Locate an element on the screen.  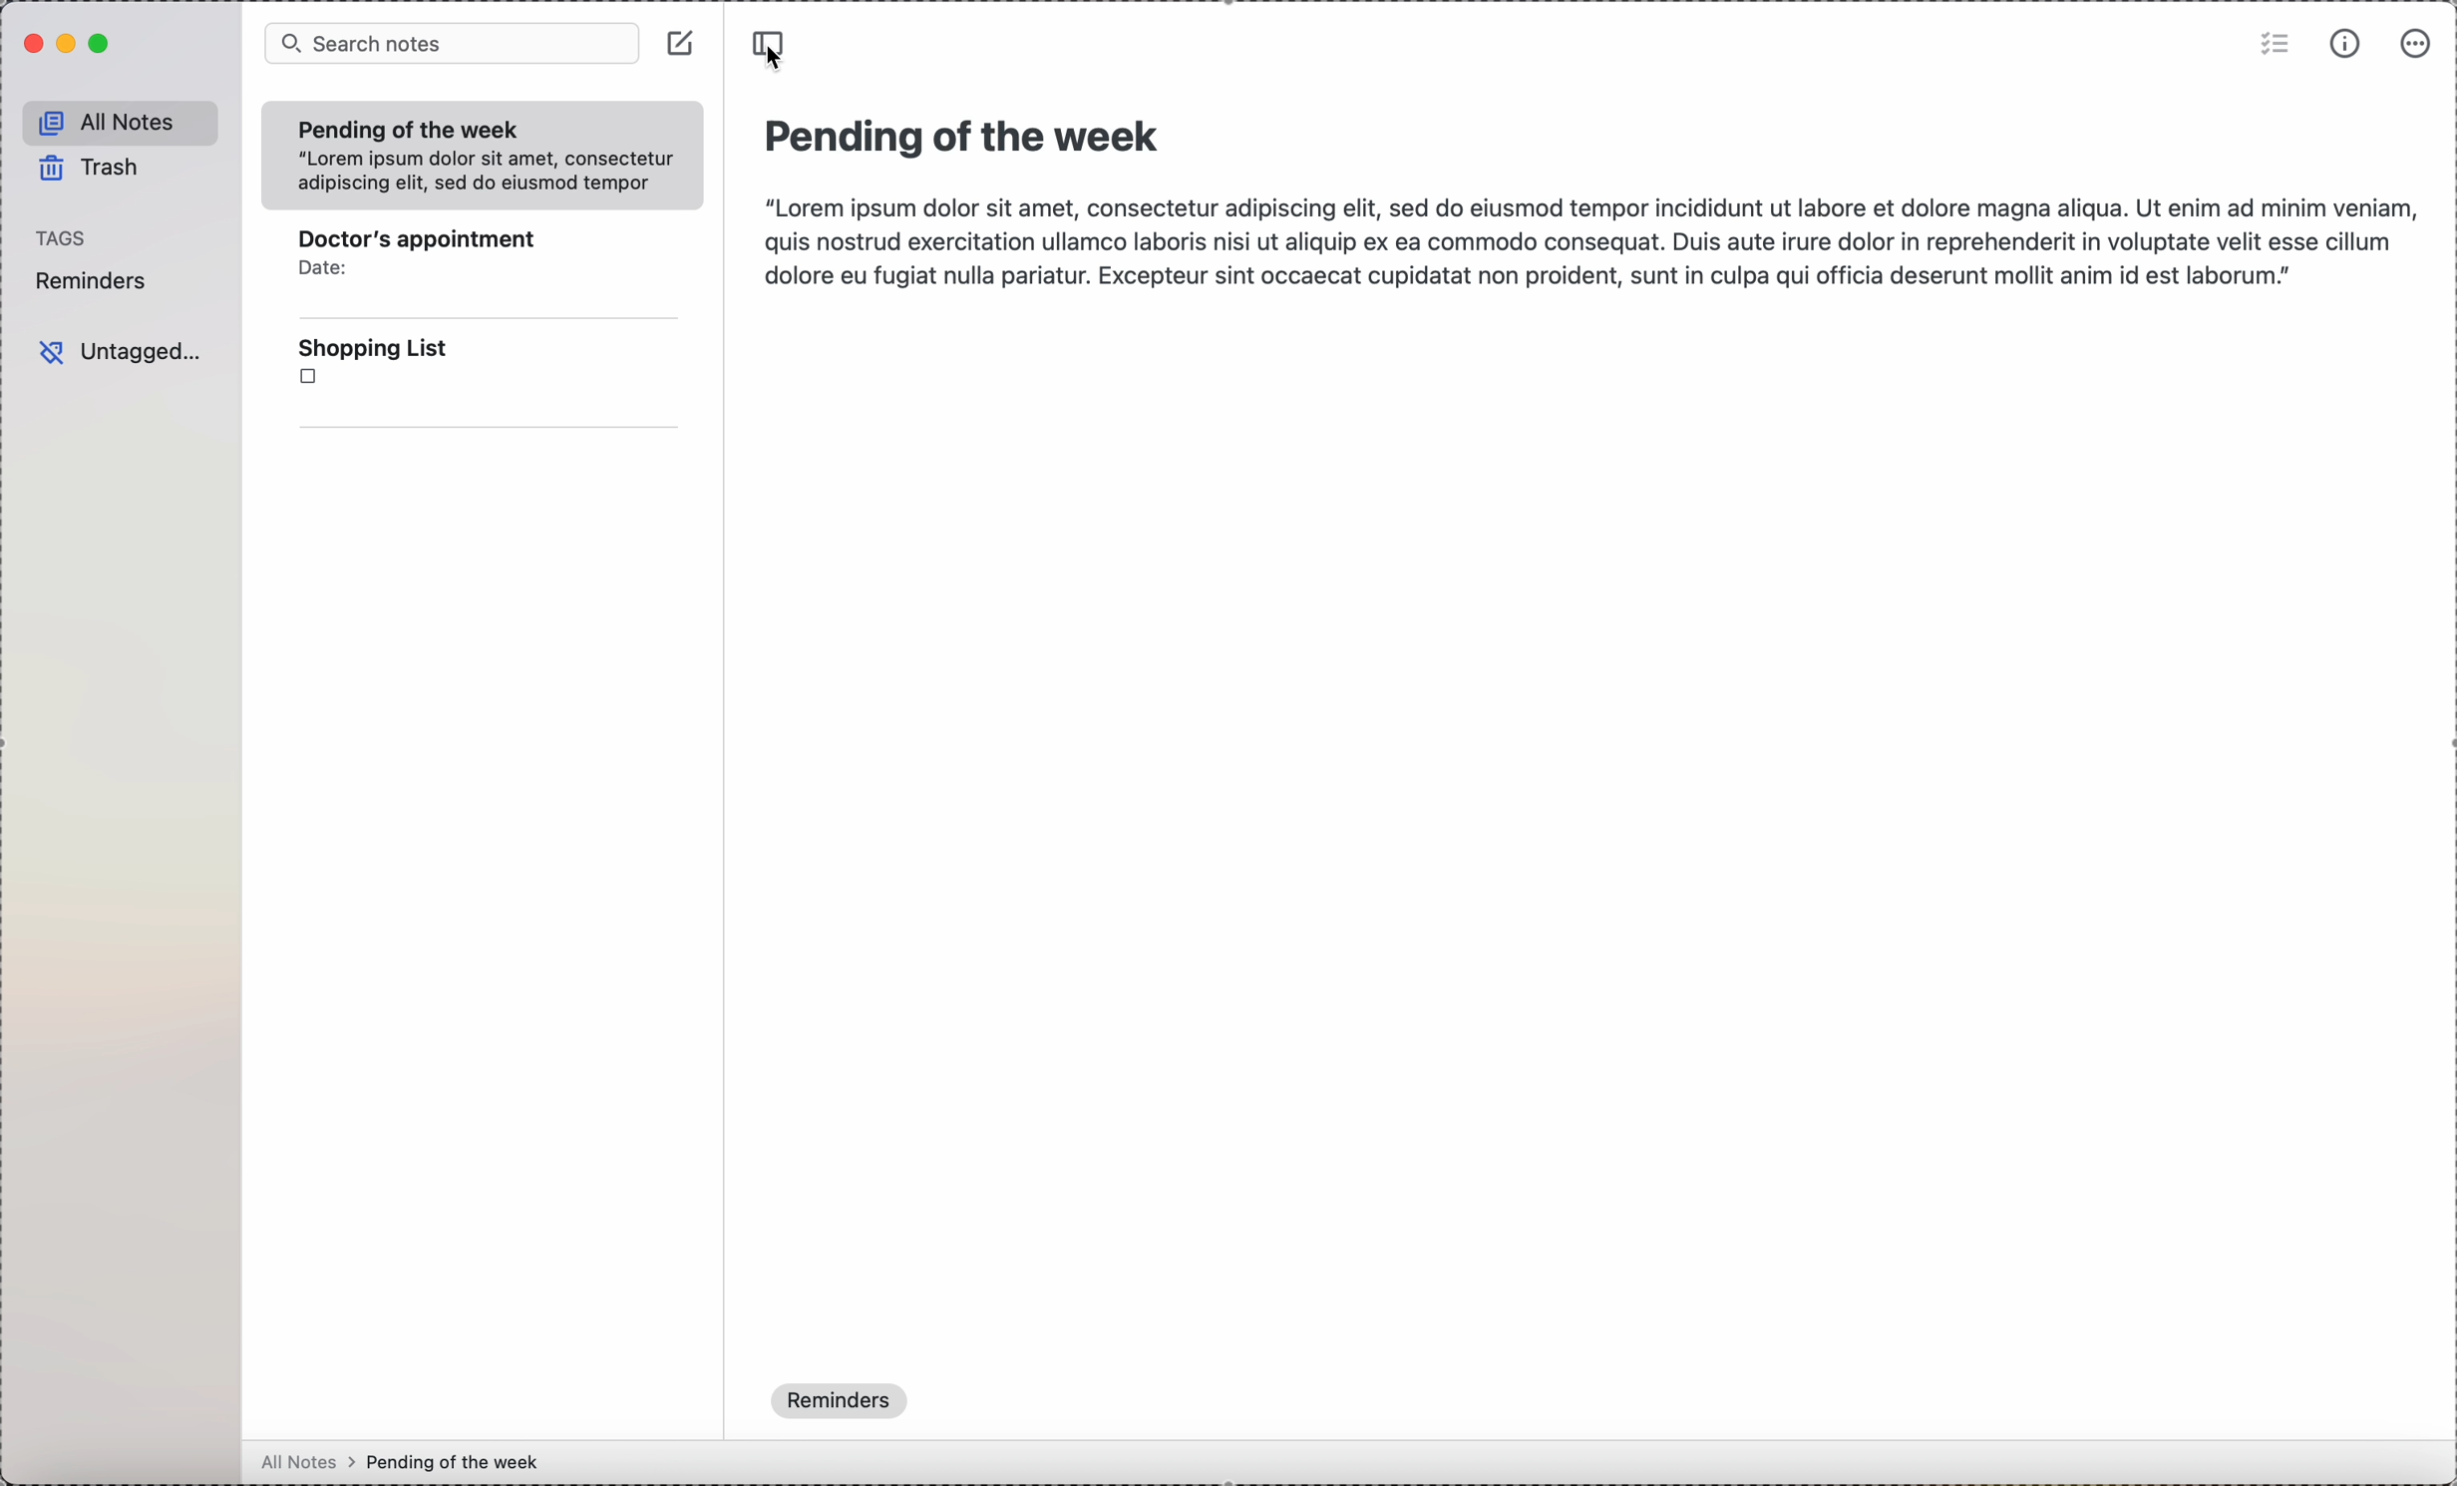
close program is located at coordinates (34, 42).